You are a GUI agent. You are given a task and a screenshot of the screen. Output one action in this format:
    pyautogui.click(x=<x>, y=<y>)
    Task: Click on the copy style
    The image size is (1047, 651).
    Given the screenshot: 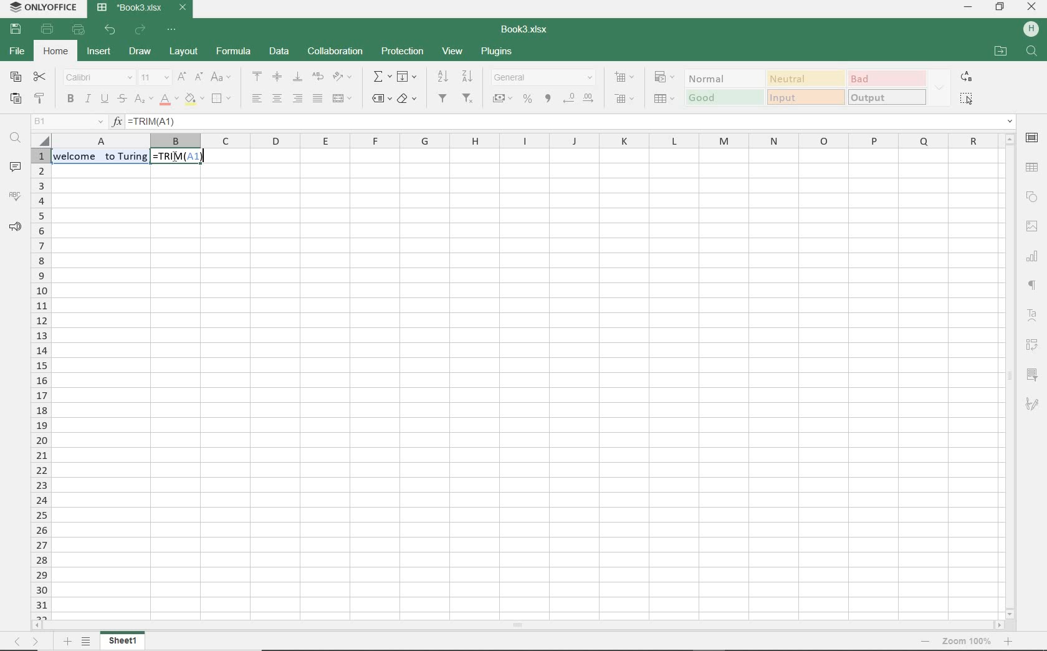 What is the action you would take?
    pyautogui.click(x=41, y=100)
    